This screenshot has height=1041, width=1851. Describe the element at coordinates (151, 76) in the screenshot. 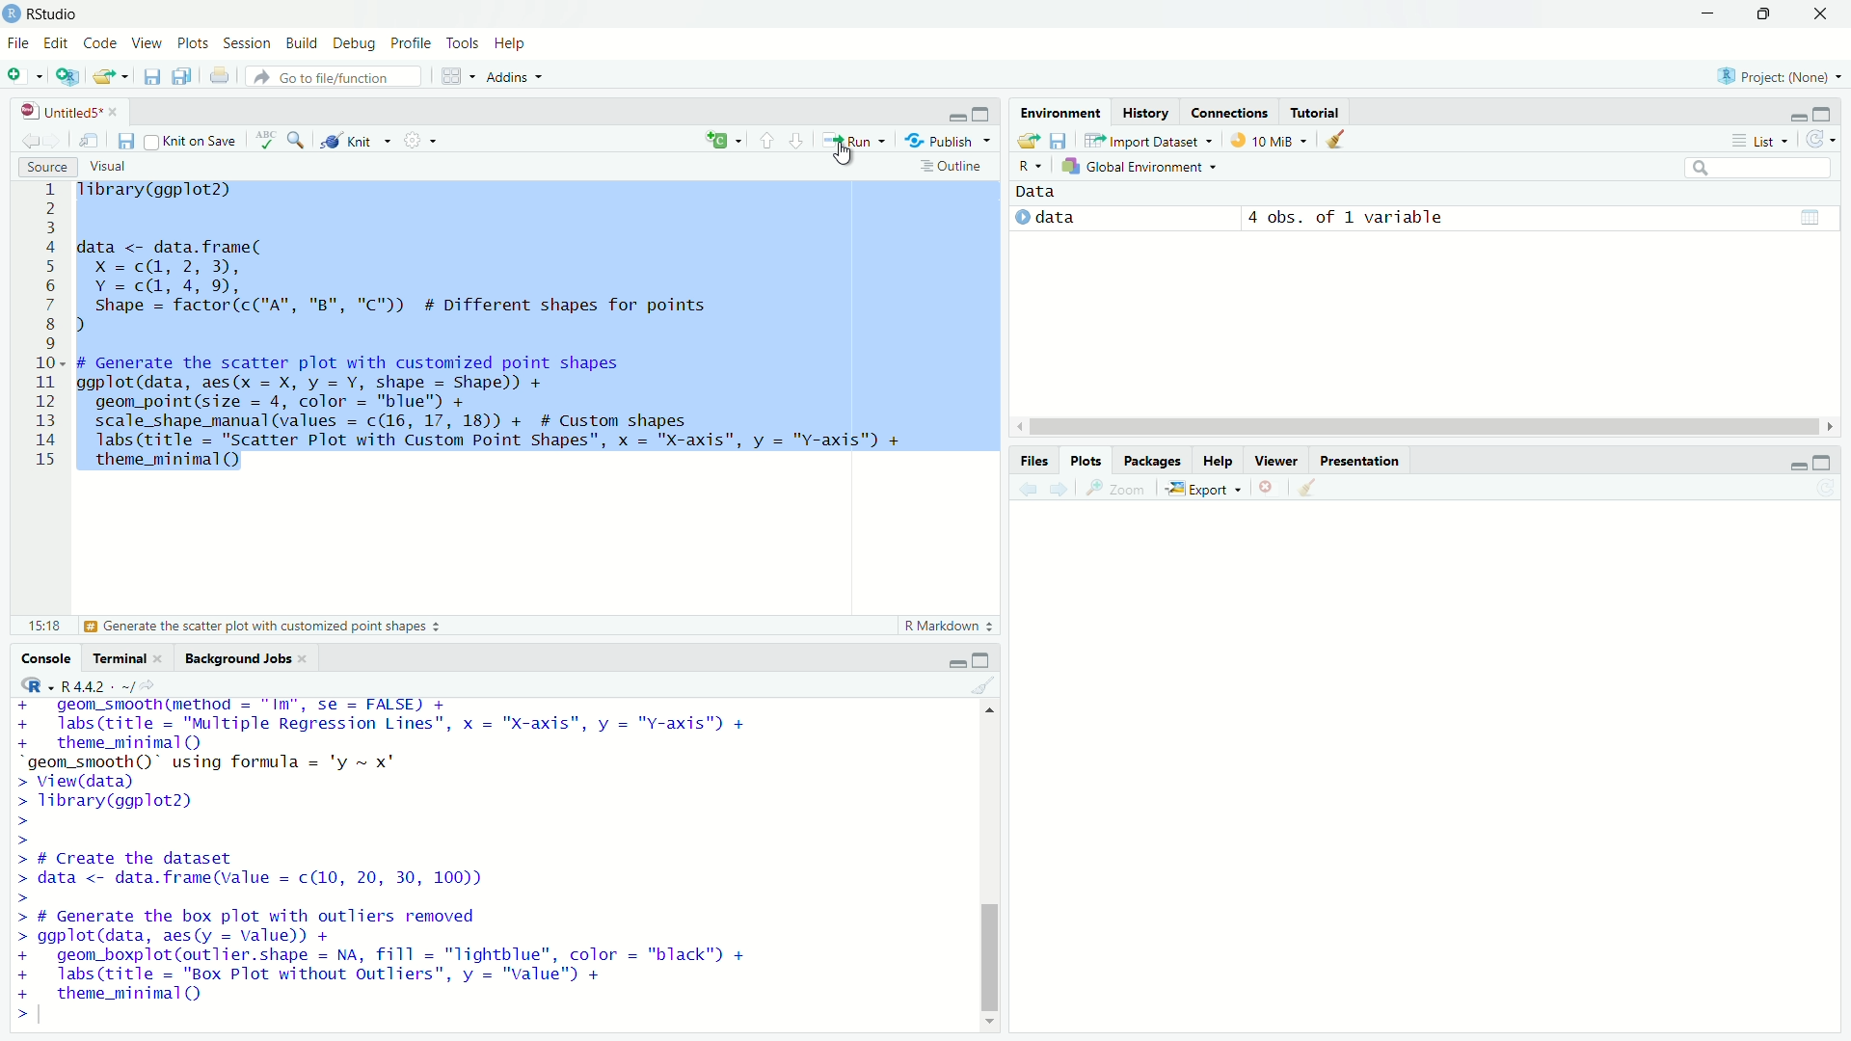

I see `Save current document` at that location.